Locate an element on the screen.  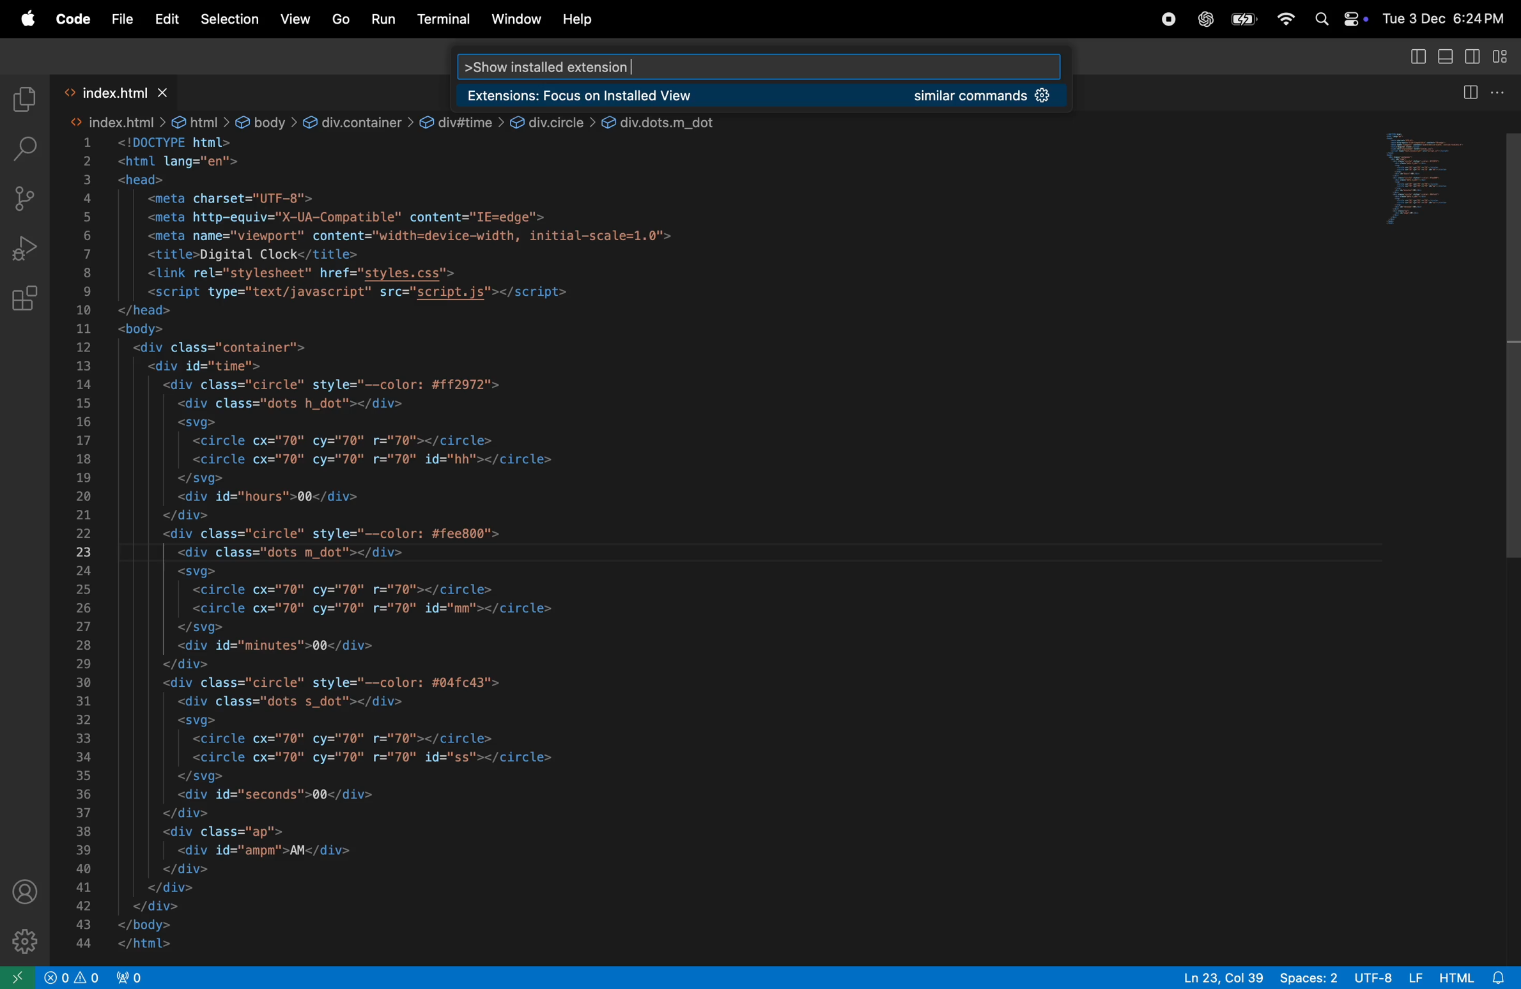
date and time is located at coordinates (1444, 15).